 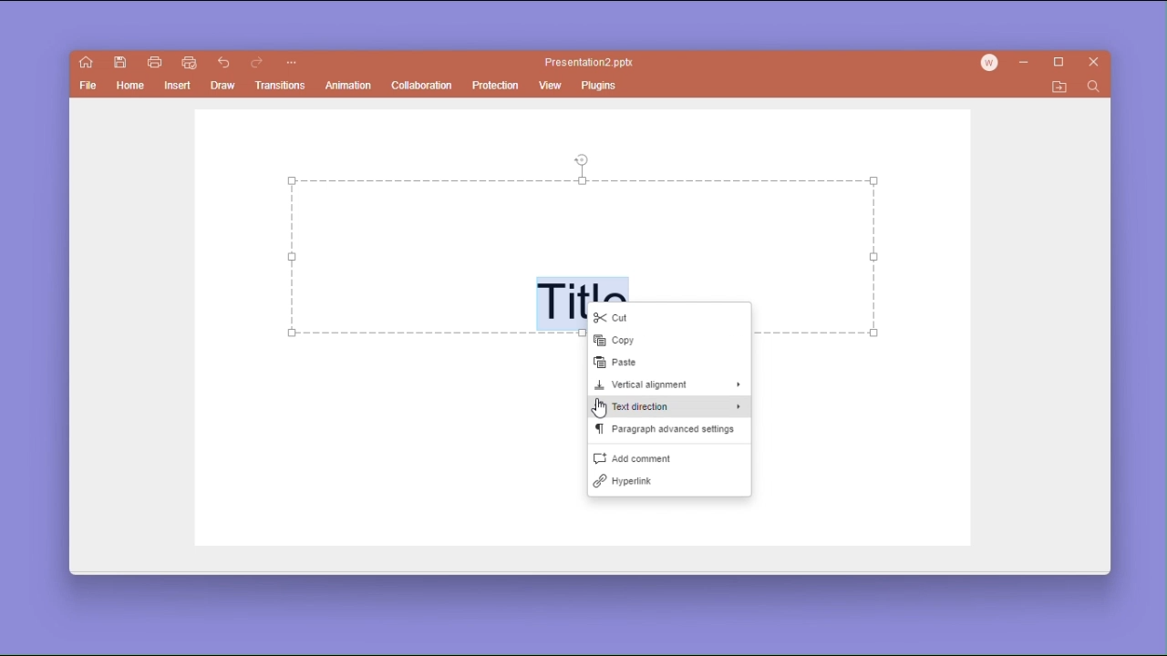 What do you see at coordinates (131, 88) in the screenshot?
I see `home` at bounding box center [131, 88].